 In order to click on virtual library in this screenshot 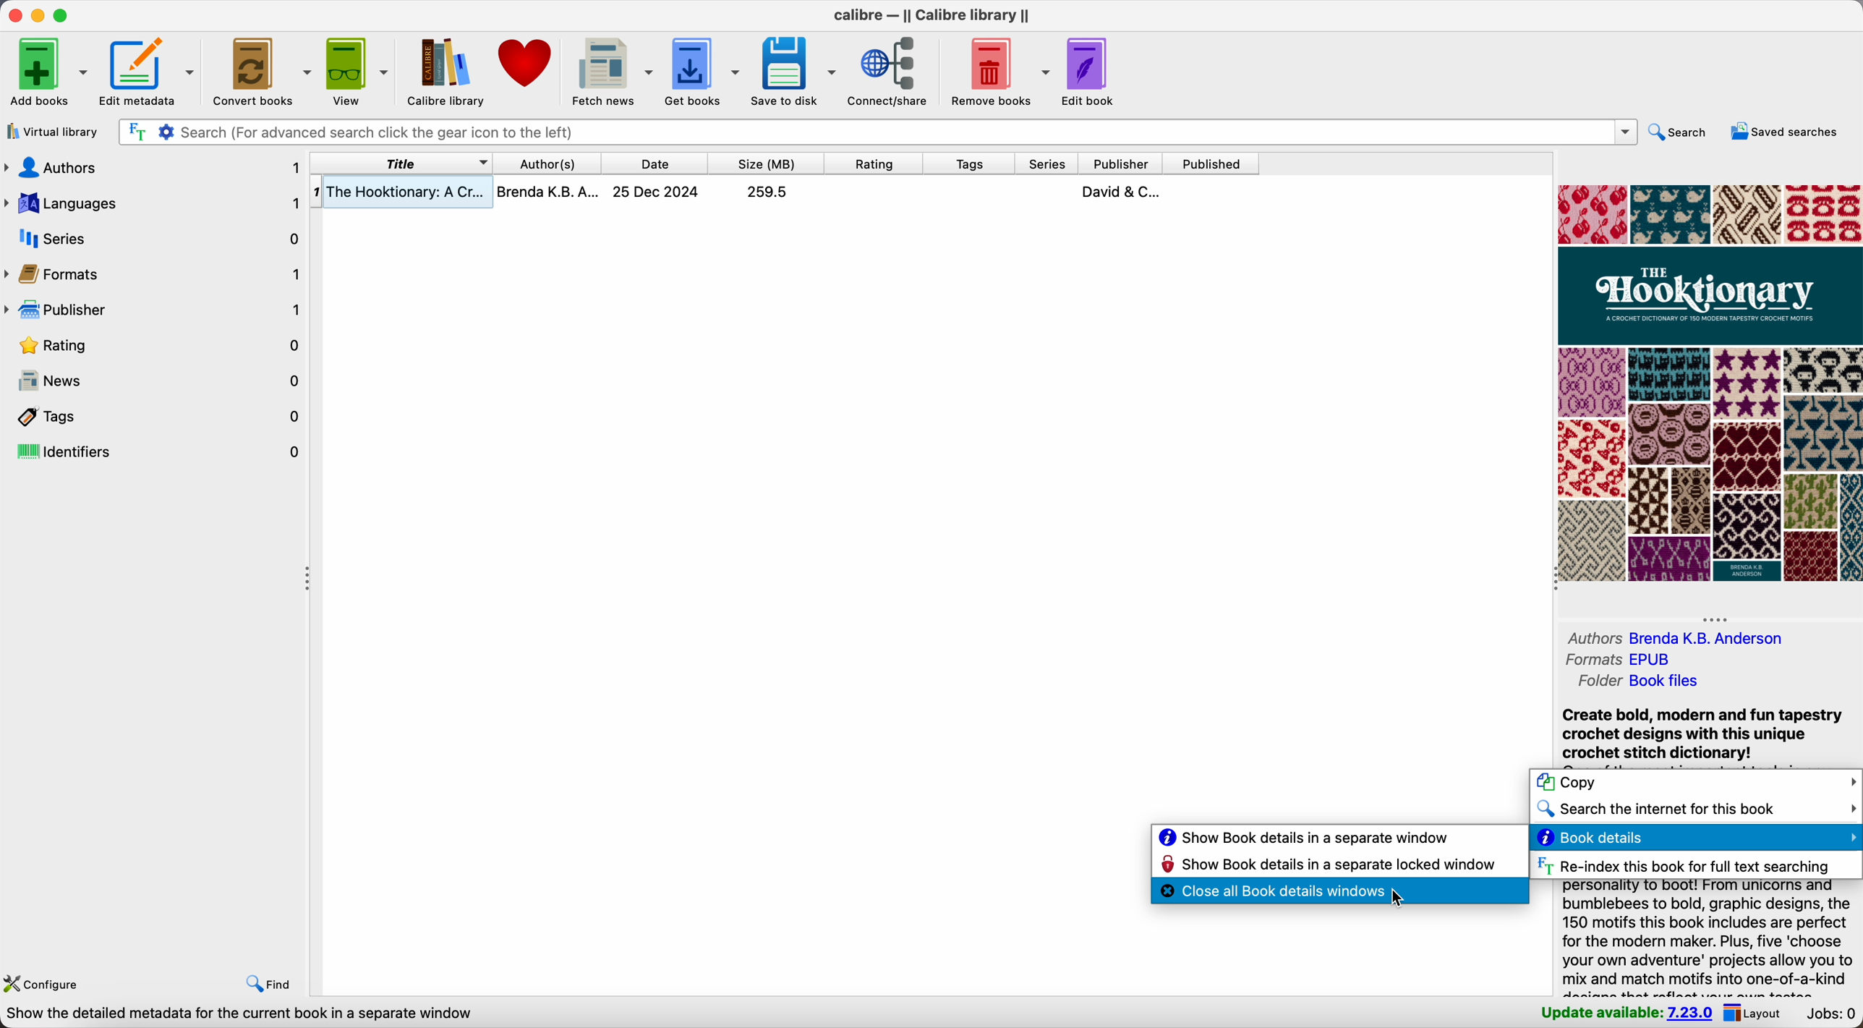, I will do `click(55, 132)`.